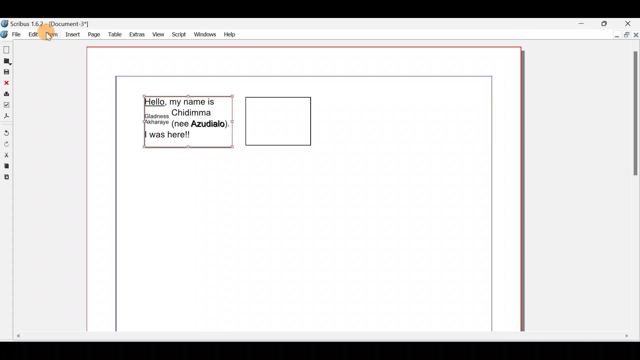 The image size is (640, 360). What do you see at coordinates (7, 155) in the screenshot?
I see `Cut` at bounding box center [7, 155].